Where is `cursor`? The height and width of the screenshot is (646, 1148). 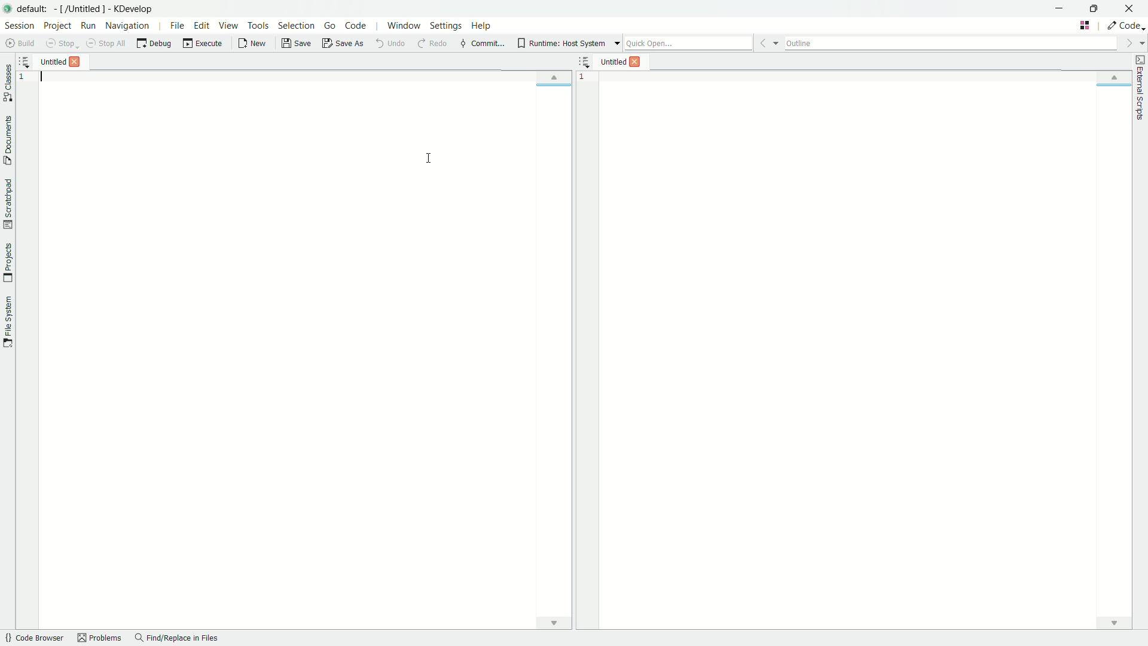 cursor is located at coordinates (431, 156).